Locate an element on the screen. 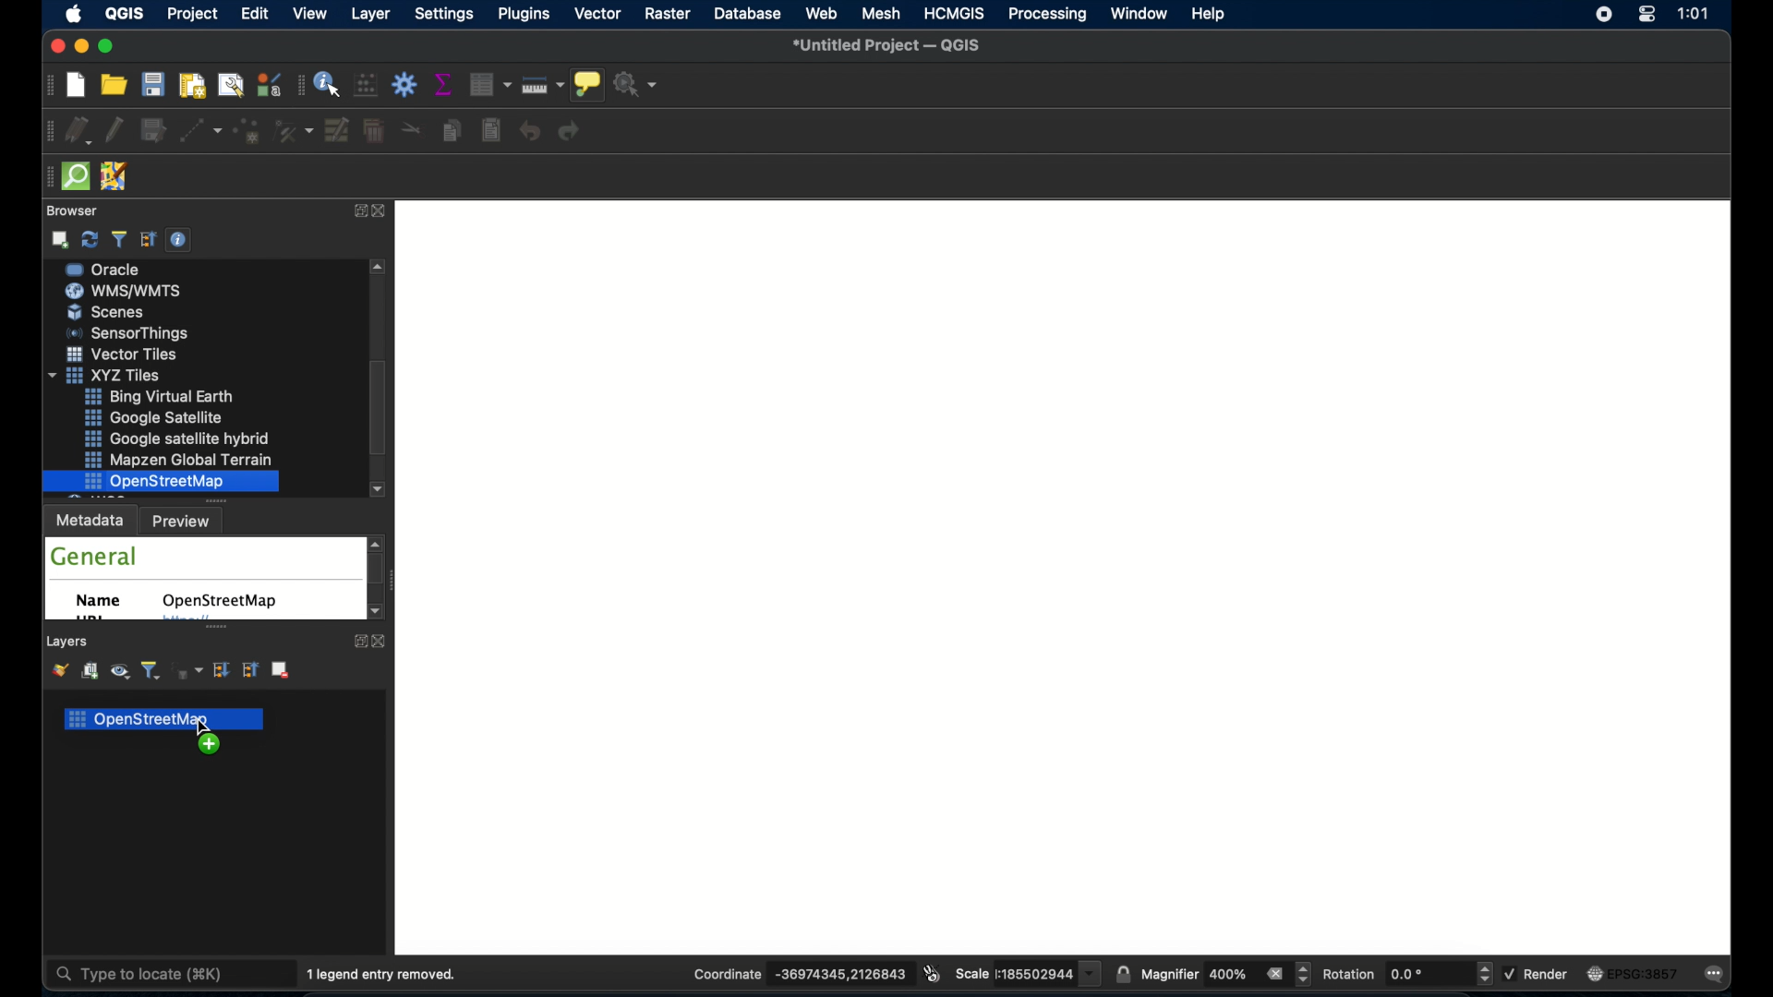 This screenshot has height=997, width=1773. plugins is located at coordinates (523, 15).